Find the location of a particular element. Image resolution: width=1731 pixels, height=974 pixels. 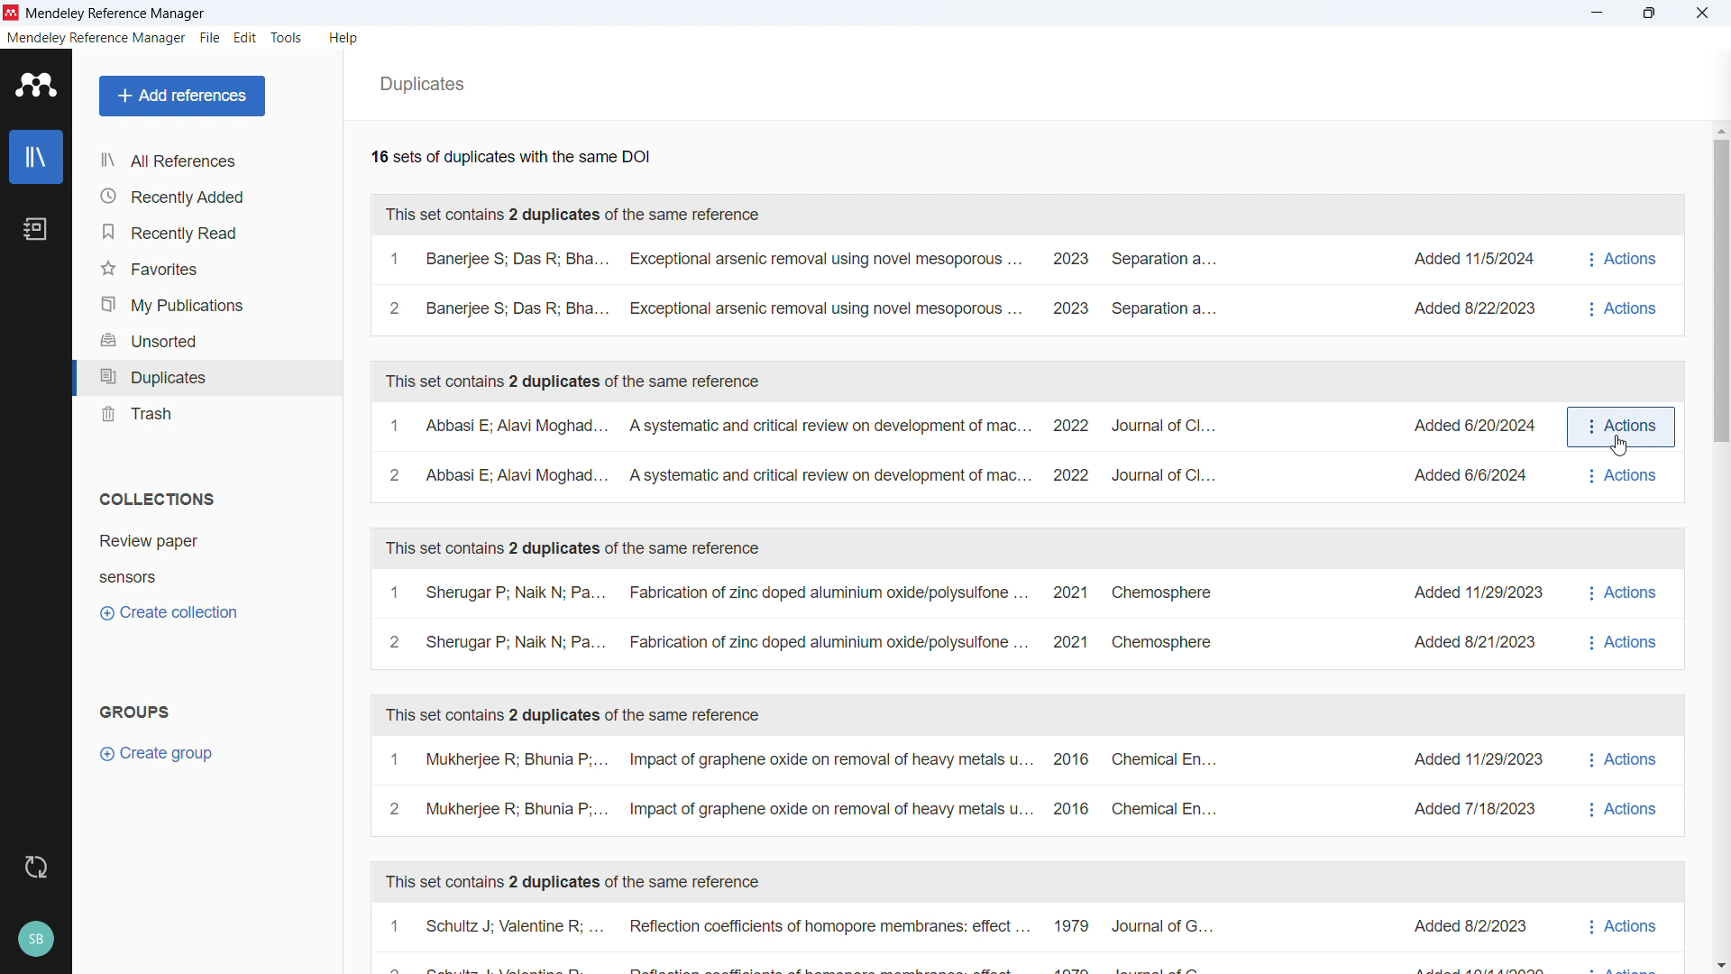

sync is located at coordinates (36, 866).